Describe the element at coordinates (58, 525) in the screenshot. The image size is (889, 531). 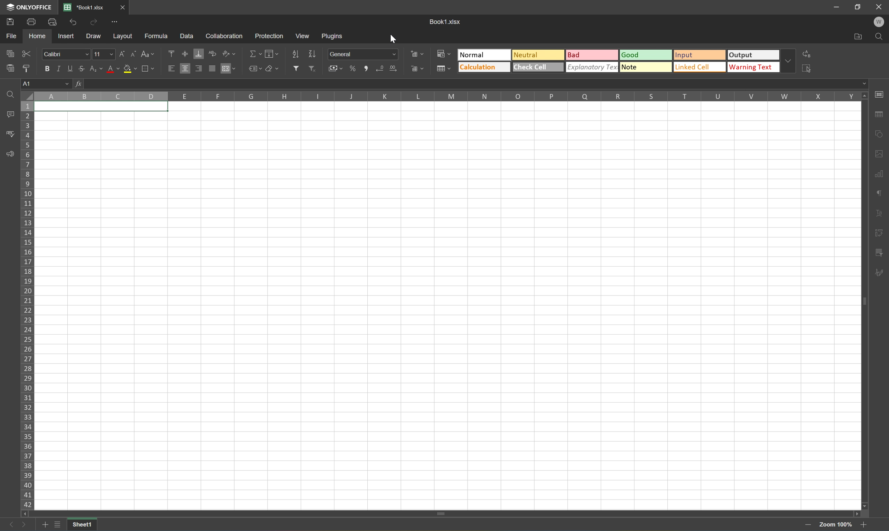
I see `List of sheets` at that location.